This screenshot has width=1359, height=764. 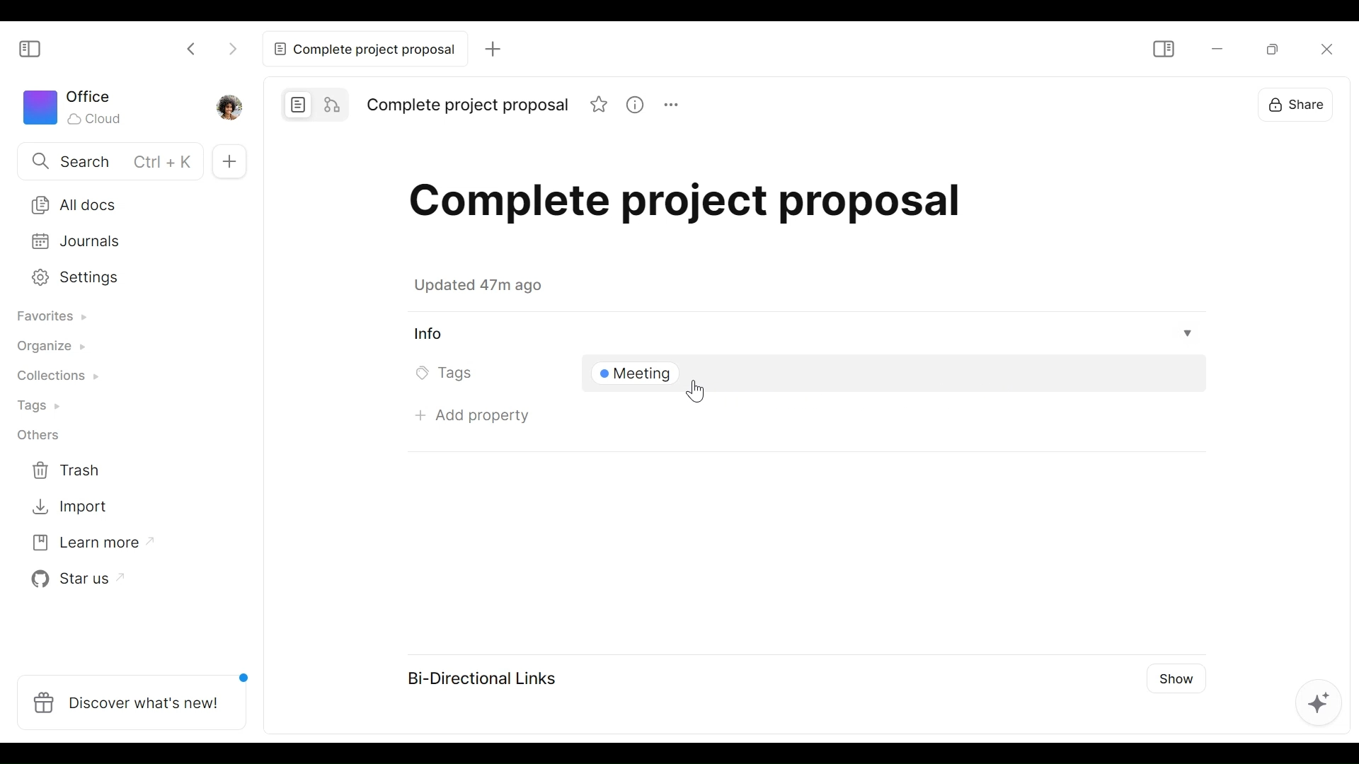 I want to click on minimize, so click(x=1215, y=49).